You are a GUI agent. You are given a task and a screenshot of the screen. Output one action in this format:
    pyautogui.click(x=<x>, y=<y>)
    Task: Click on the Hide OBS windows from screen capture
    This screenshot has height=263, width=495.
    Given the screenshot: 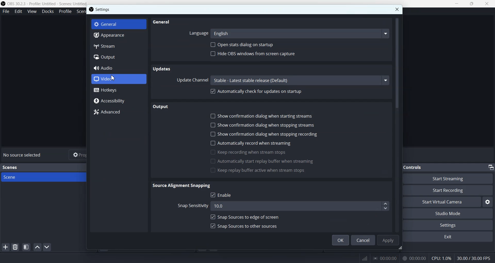 What is the action you would take?
    pyautogui.click(x=264, y=53)
    